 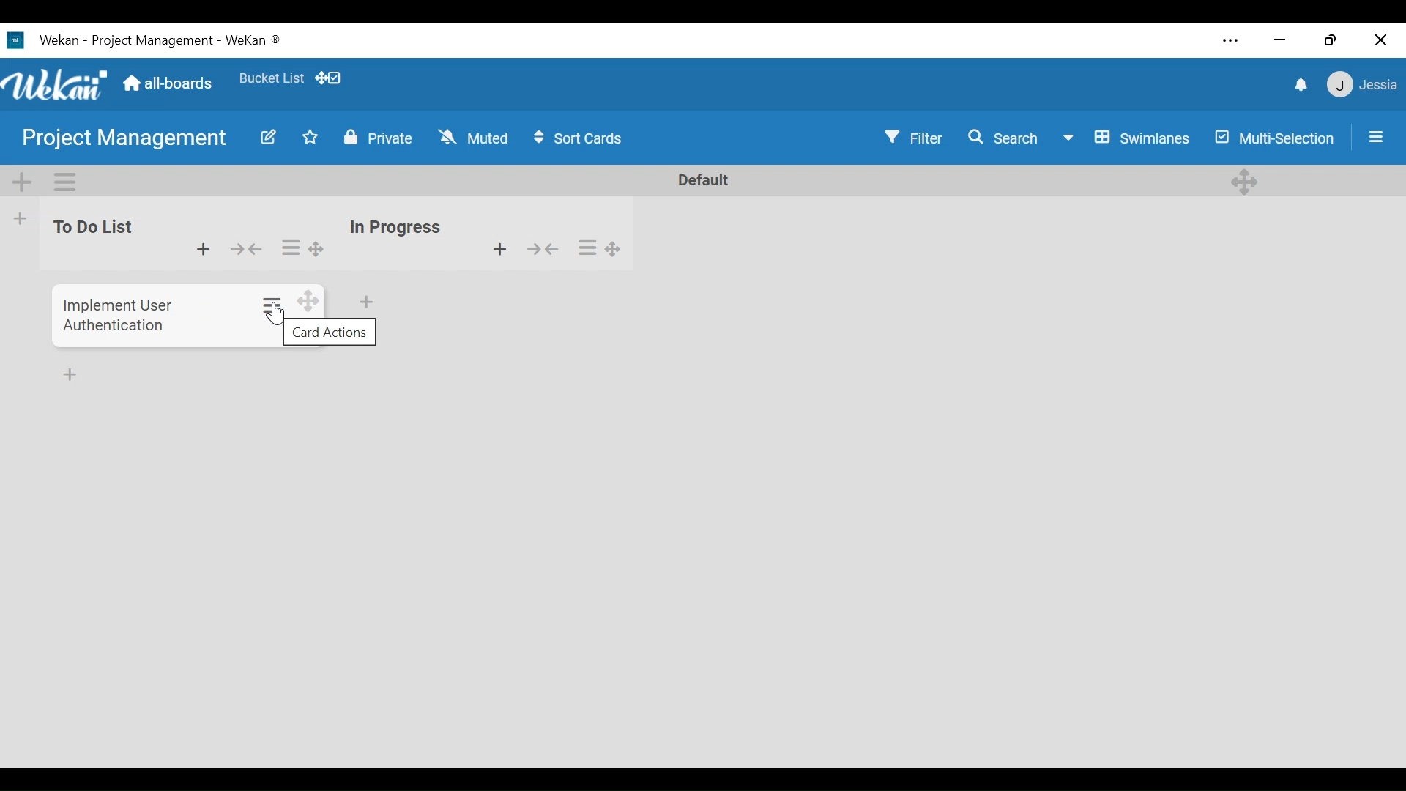 What do you see at coordinates (13, 41) in the screenshot?
I see `wekan logo` at bounding box center [13, 41].